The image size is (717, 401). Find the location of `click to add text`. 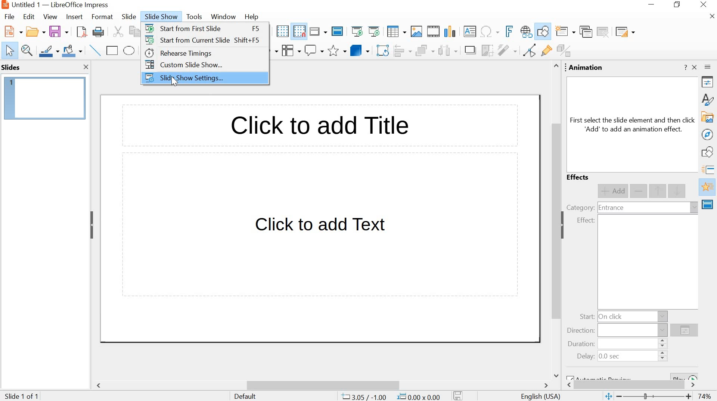

click to add text is located at coordinates (322, 228).